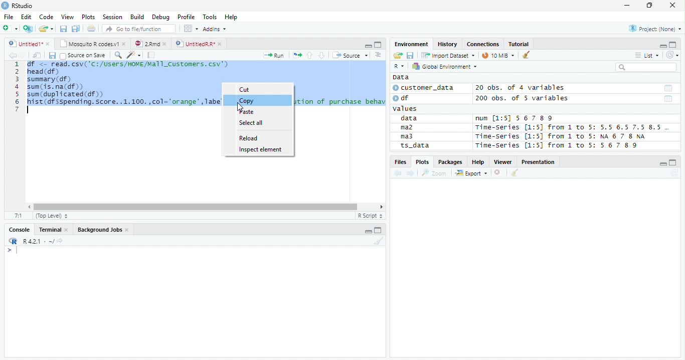 The image size is (685, 360). What do you see at coordinates (450, 162) in the screenshot?
I see `Packages` at bounding box center [450, 162].